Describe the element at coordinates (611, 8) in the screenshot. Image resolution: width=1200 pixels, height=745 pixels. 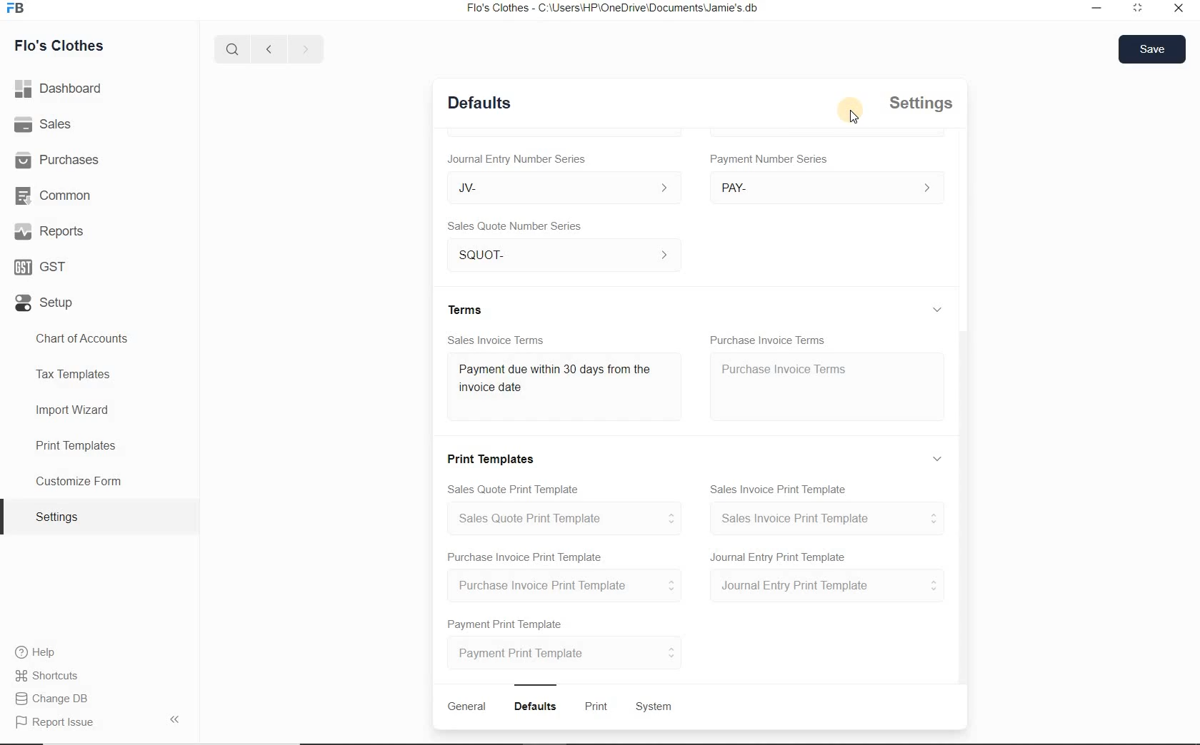
I see `Flo's Clothes - C:\Users\HP'\OneDrive\Documents\Jamie's.db` at that location.